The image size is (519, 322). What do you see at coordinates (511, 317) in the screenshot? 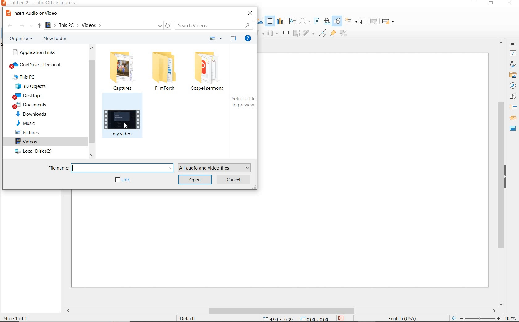
I see `ZOOM FACTOR` at bounding box center [511, 317].